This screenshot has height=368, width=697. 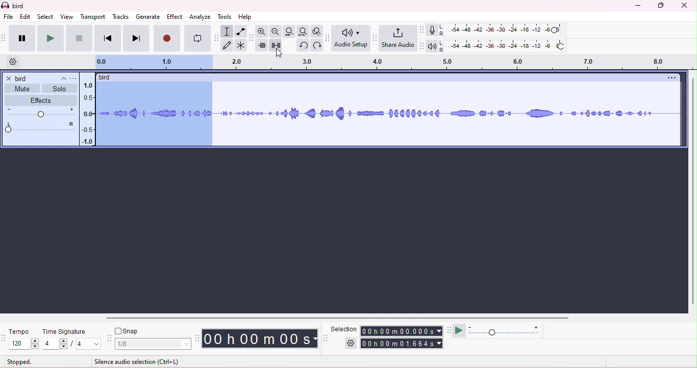 I want to click on options, so click(x=670, y=78).